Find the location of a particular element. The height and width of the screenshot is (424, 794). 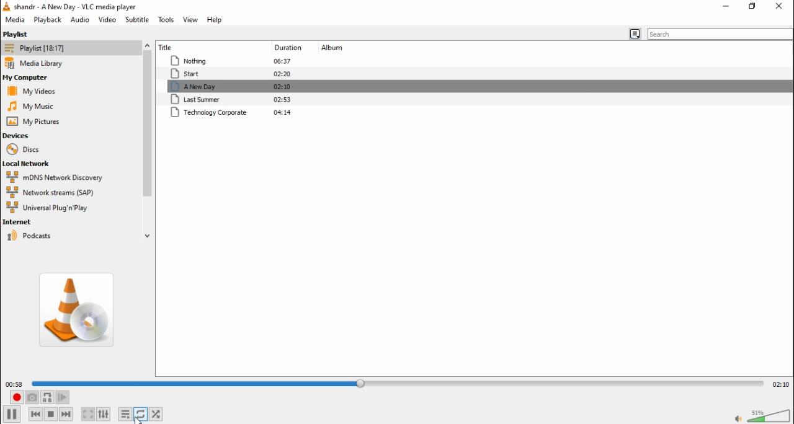

shandr - A New Day - VLC media player is located at coordinates (81, 7).